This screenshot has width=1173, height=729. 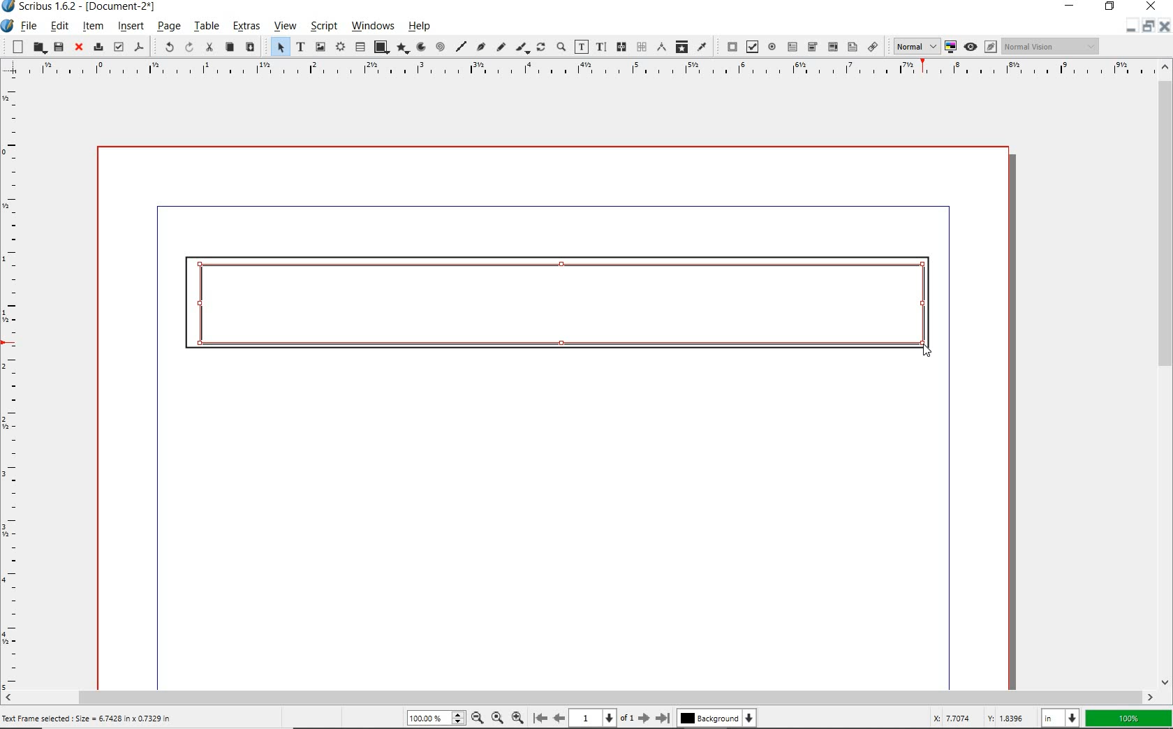 I want to click on system name, so click(x=80, y=6).